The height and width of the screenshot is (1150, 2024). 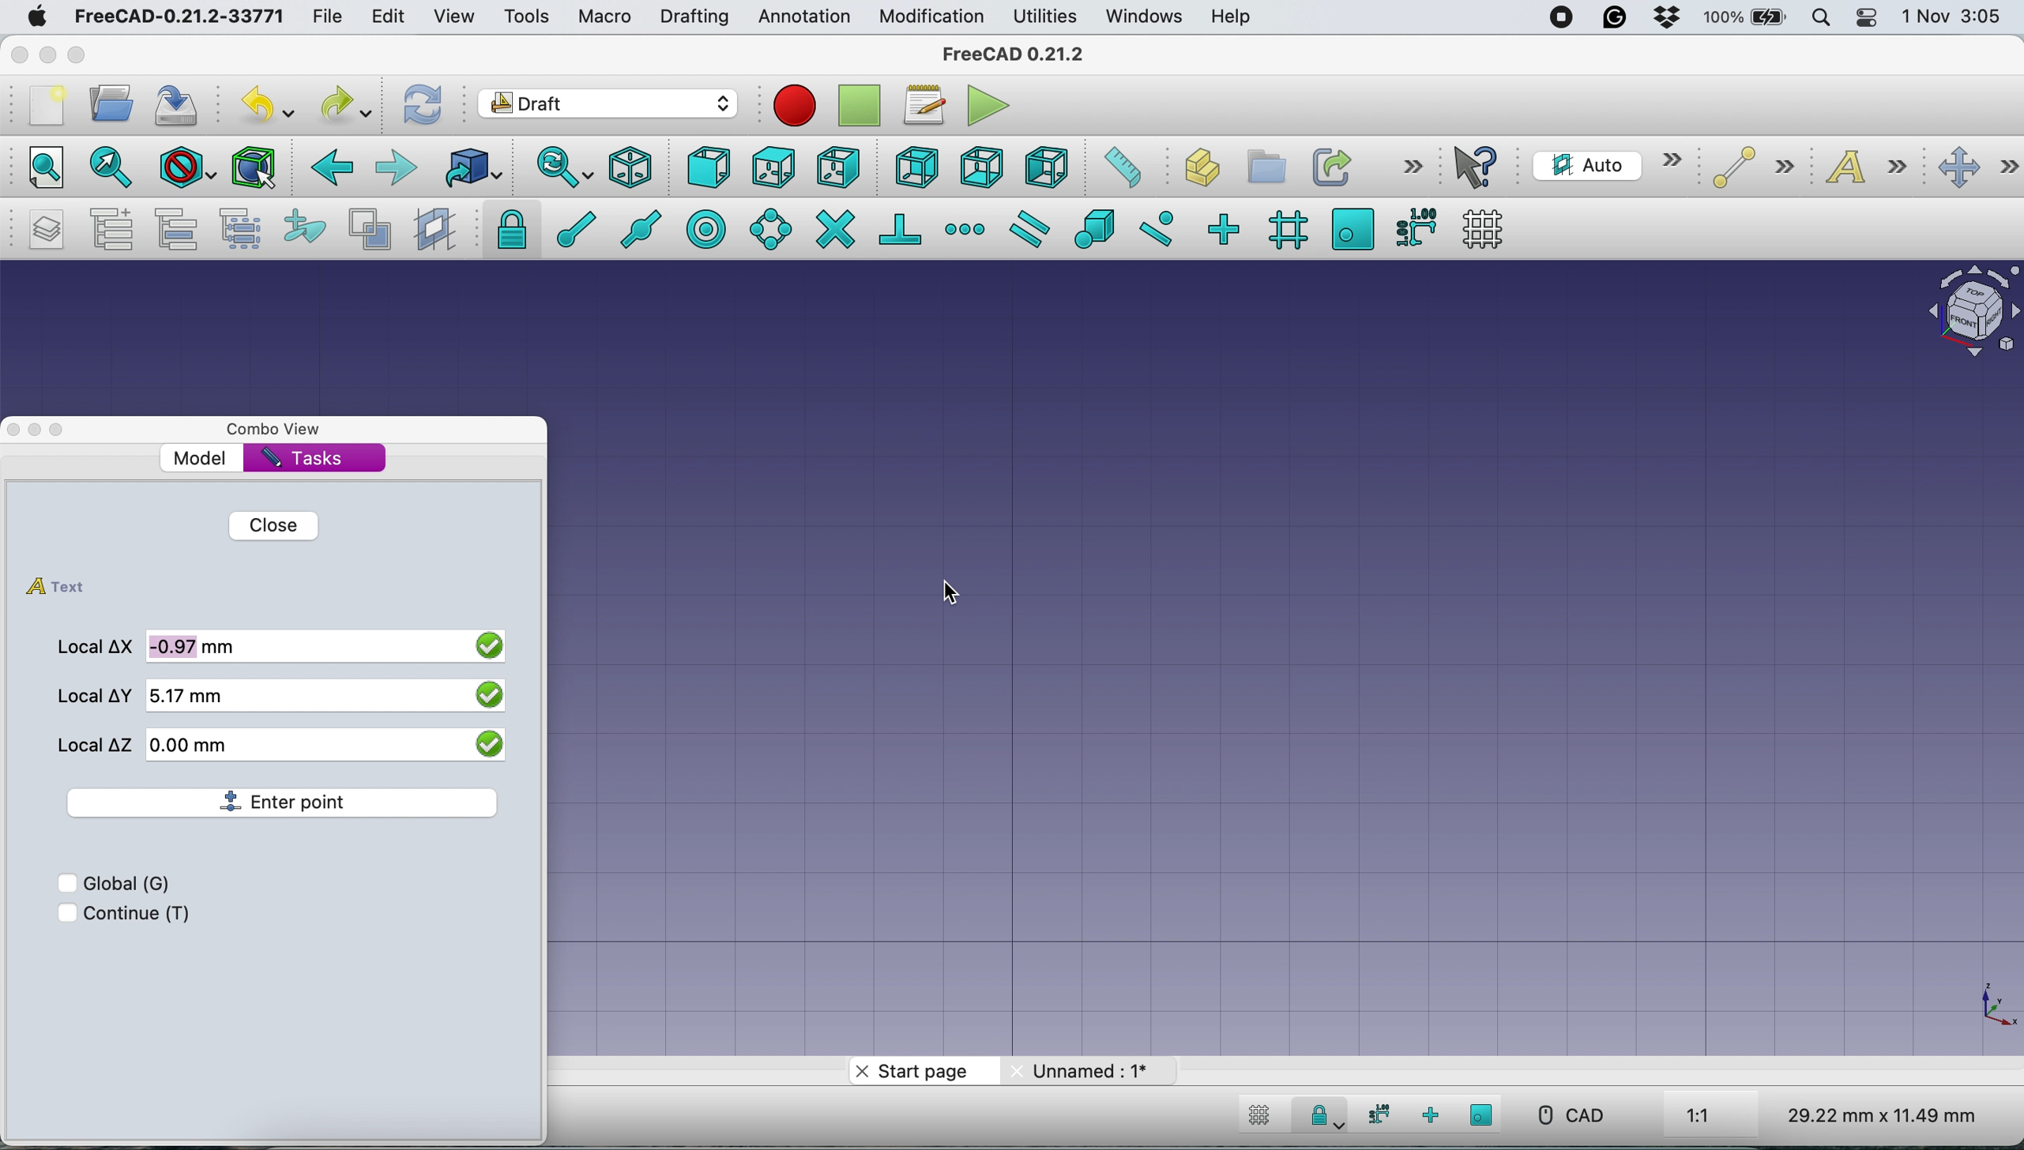 What do you see at coordinates (175, 18) in the screenshot?
I see `freecad` at bounding box center [175, 18].